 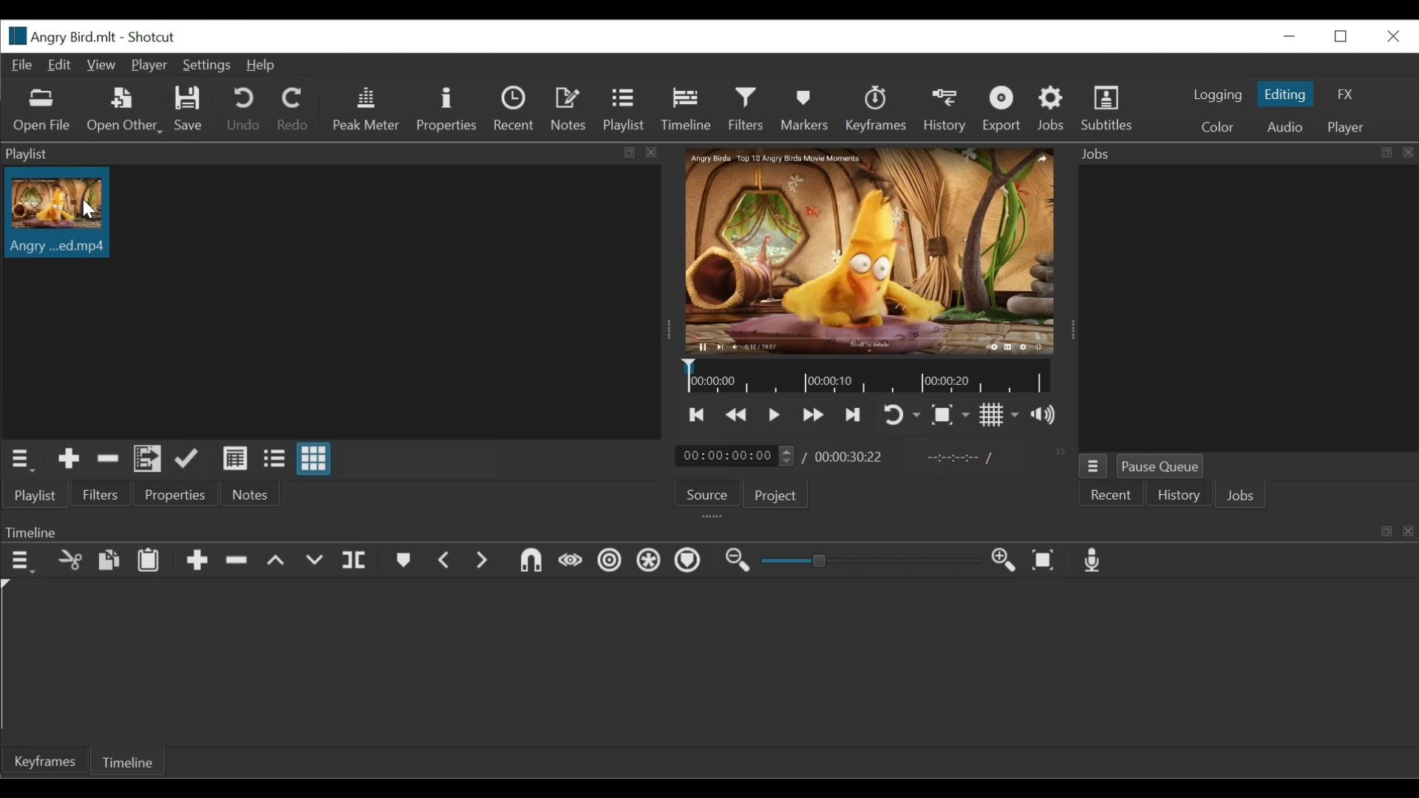 What do you see at coordinates (401, 561) in the screenshot?
I see `Markers` at bounding box center [401, 561].